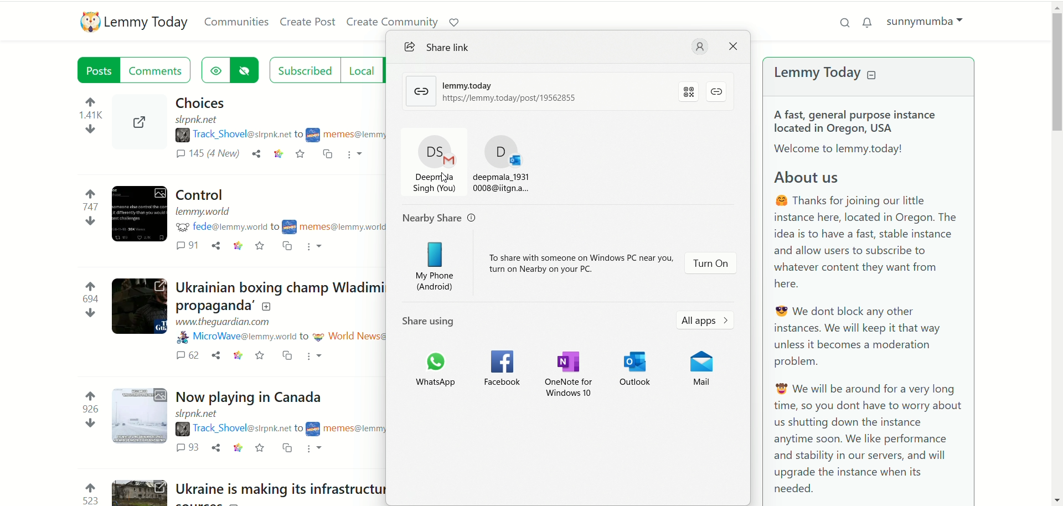  Describe the element at coordinates (89, 410) in the screenshot. I see `votes up and down` at that location.